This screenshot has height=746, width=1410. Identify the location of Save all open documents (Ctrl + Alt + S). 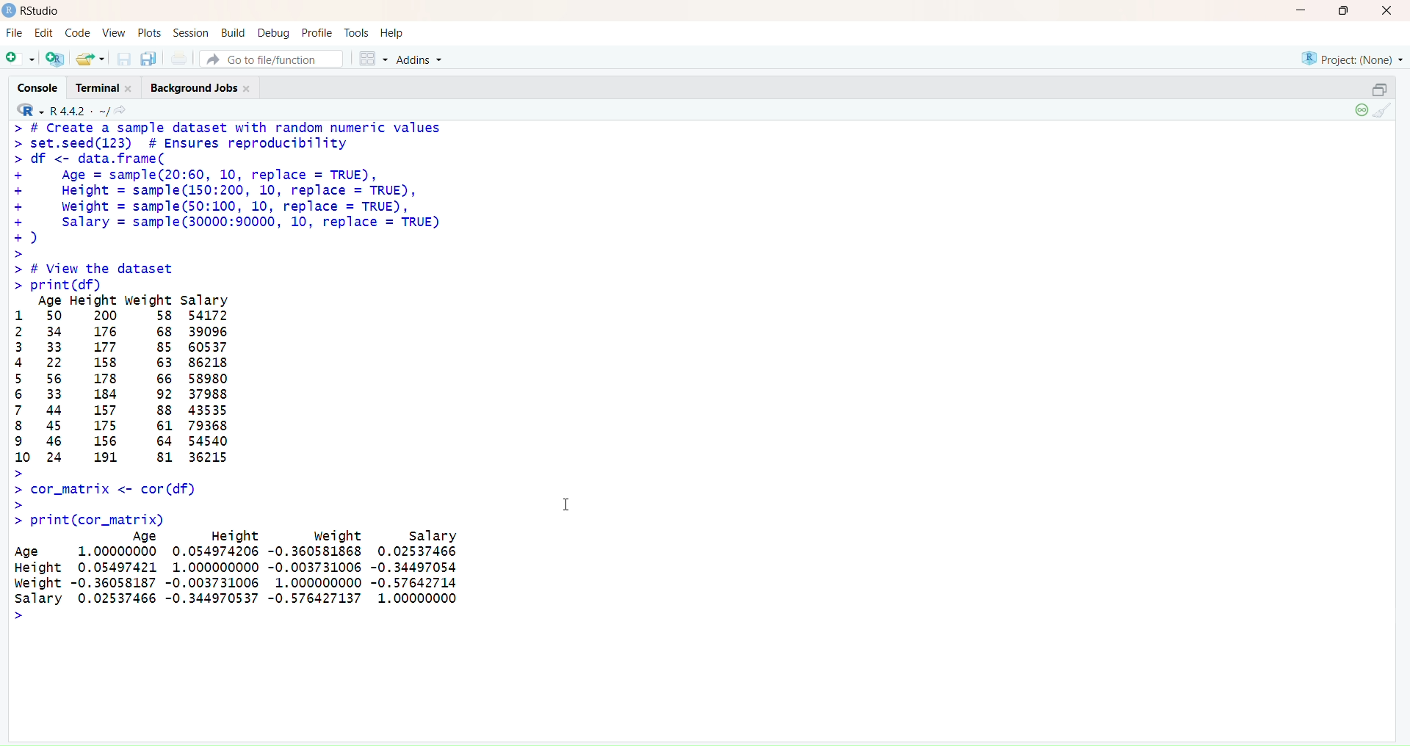
(149, 57).